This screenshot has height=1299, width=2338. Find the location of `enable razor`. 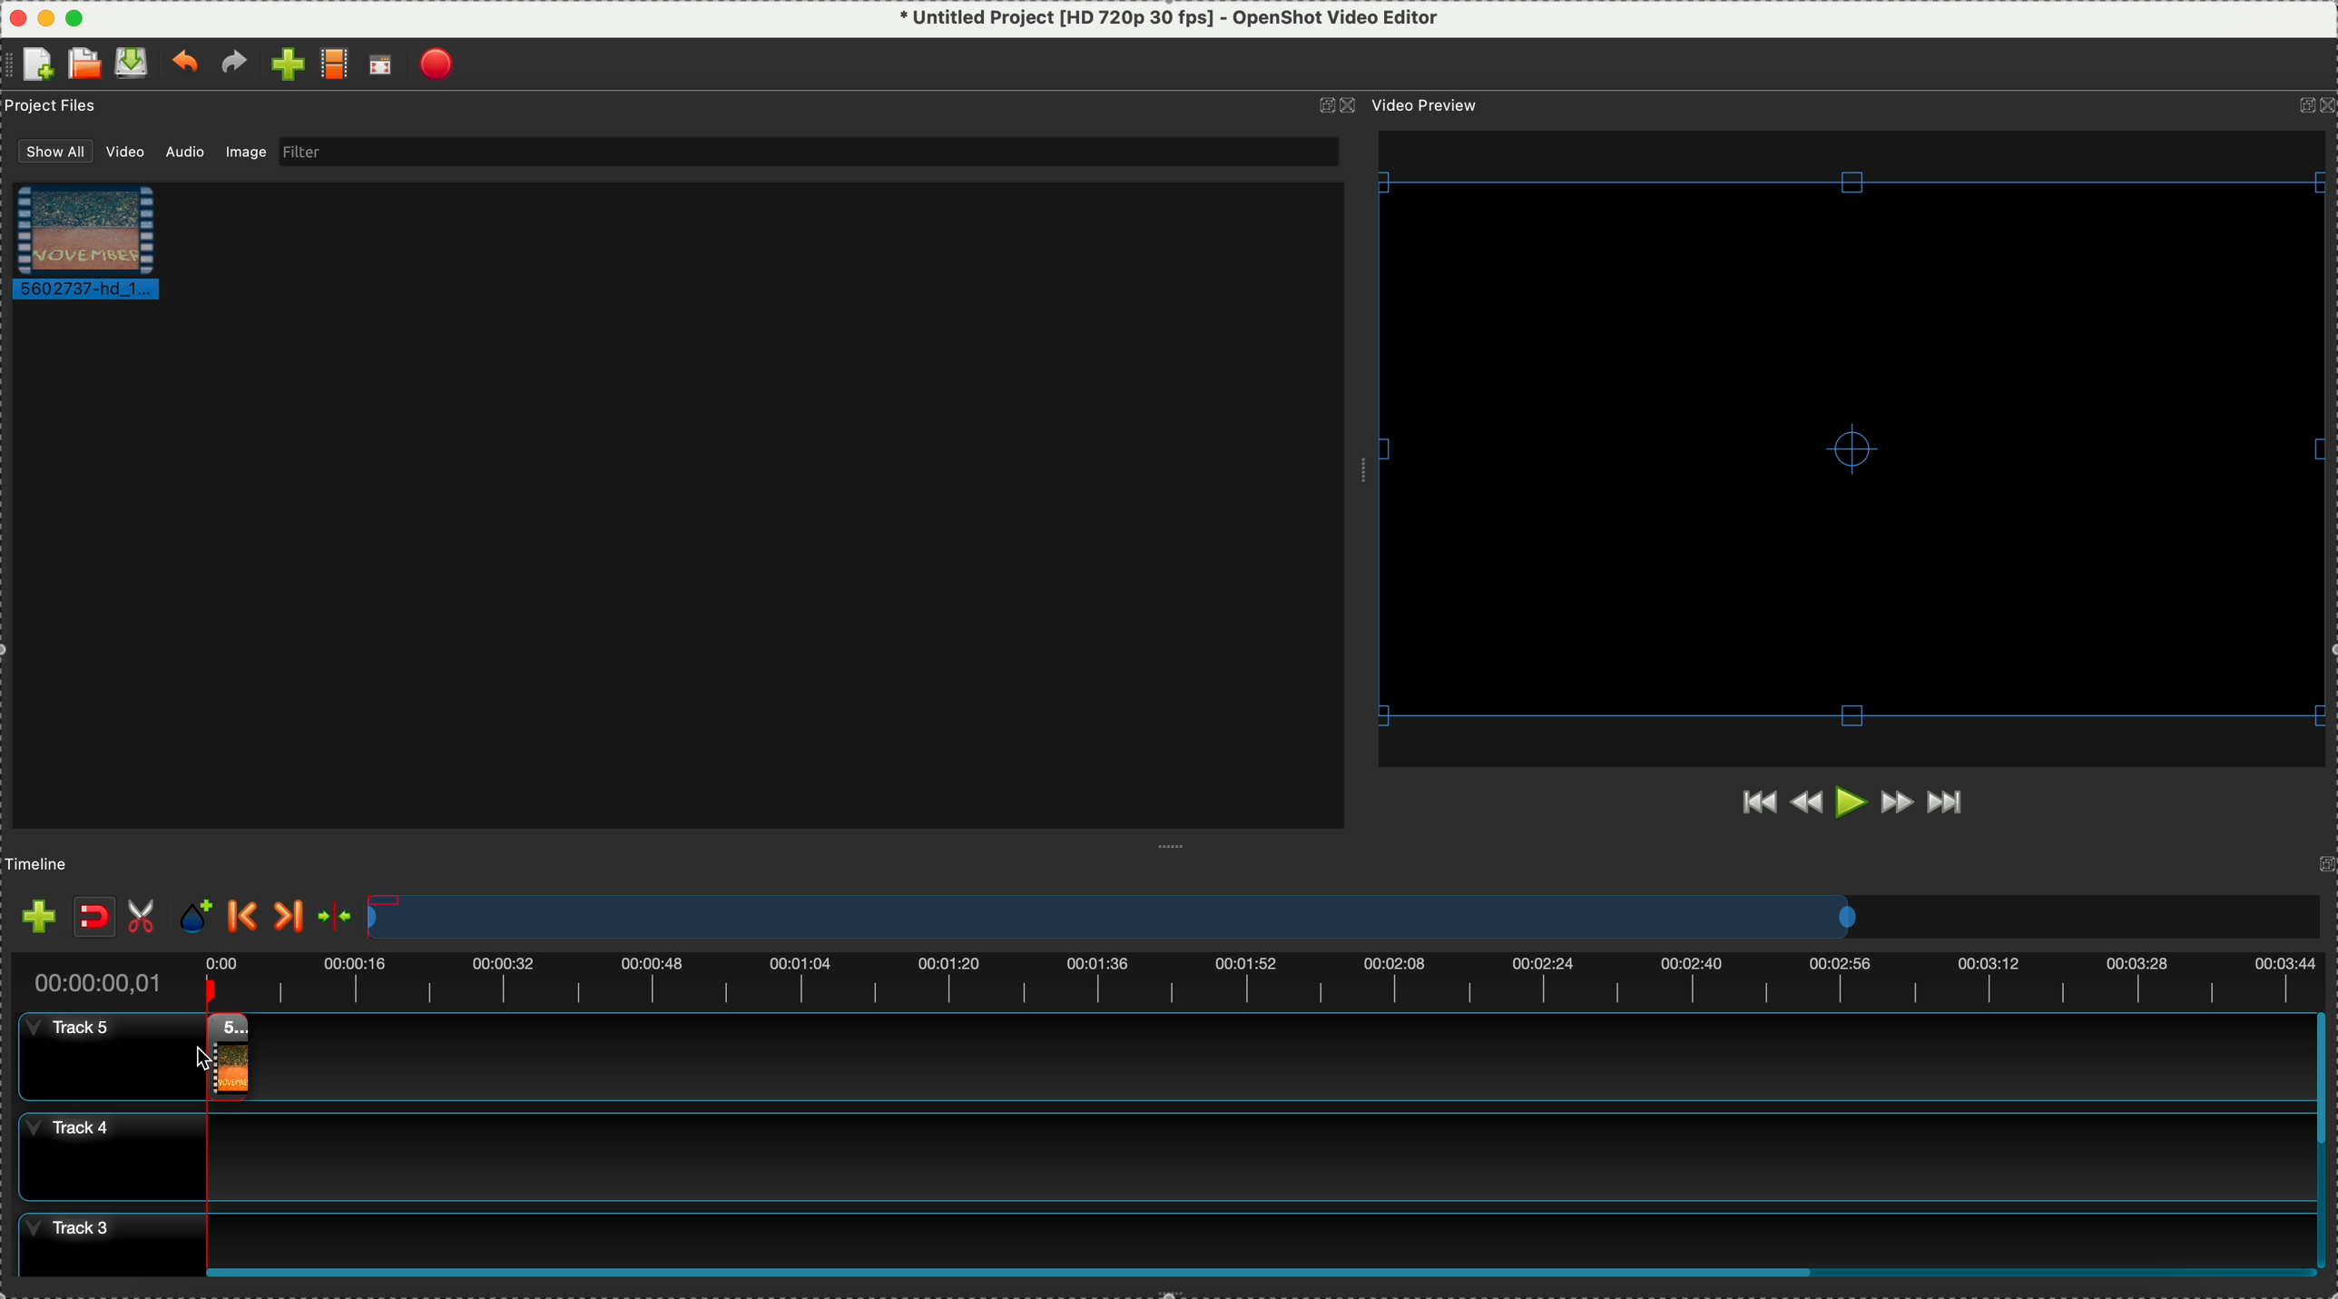

enable razor is located at coordinates (146, 914).